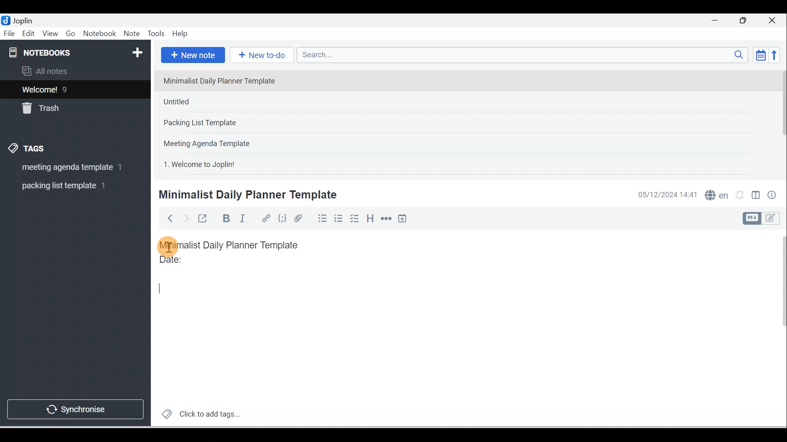 The height and width of the screenshot is (442, 787). I want to click on File, so click(10, 33).